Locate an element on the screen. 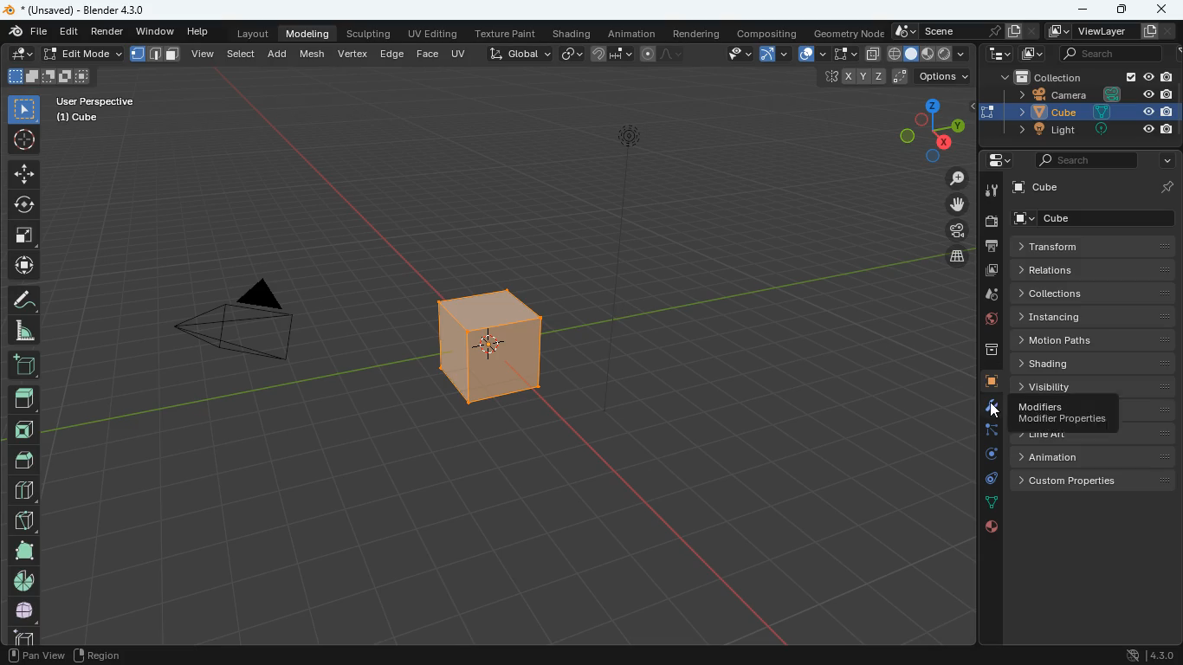  images is located at coordinates (1031, 53).